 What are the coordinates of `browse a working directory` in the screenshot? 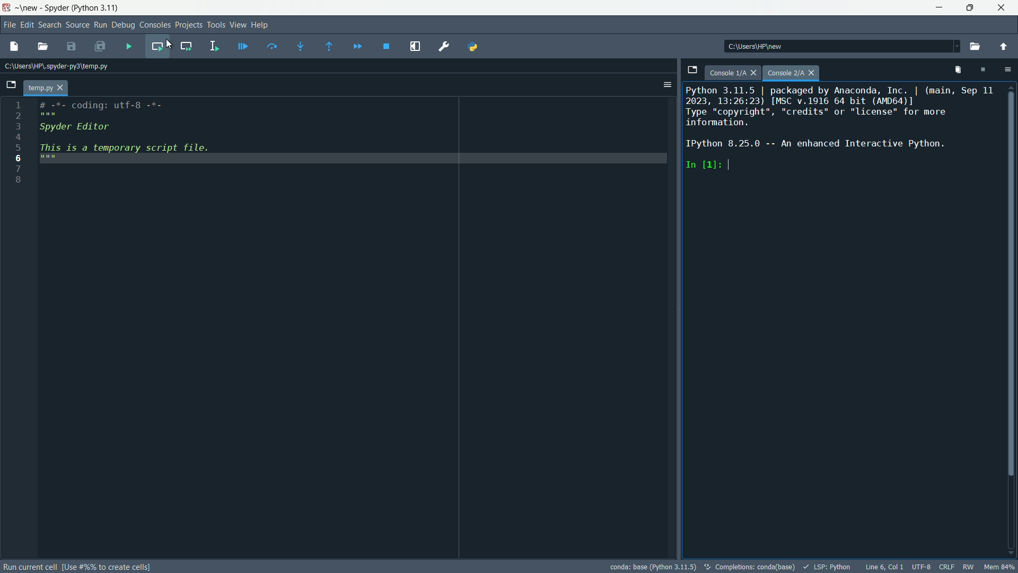 It's located at (976, 48).